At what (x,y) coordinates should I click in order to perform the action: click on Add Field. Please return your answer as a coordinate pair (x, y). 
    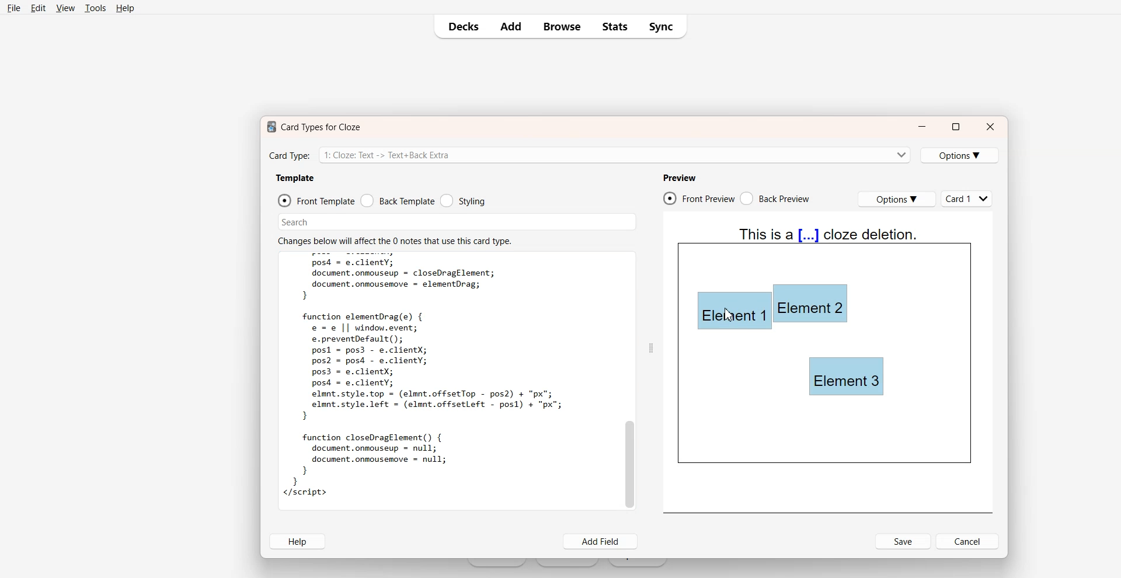
    Looking at the image, I should click on (601, 542).